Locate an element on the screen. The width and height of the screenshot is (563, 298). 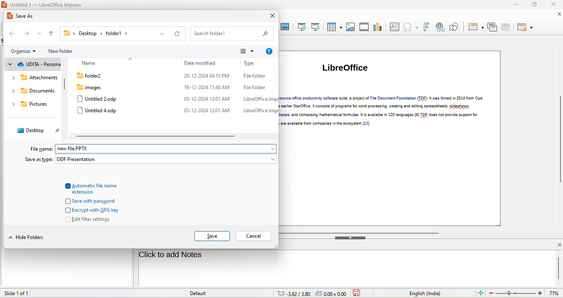
attachments is located at coordinates (33, 78).